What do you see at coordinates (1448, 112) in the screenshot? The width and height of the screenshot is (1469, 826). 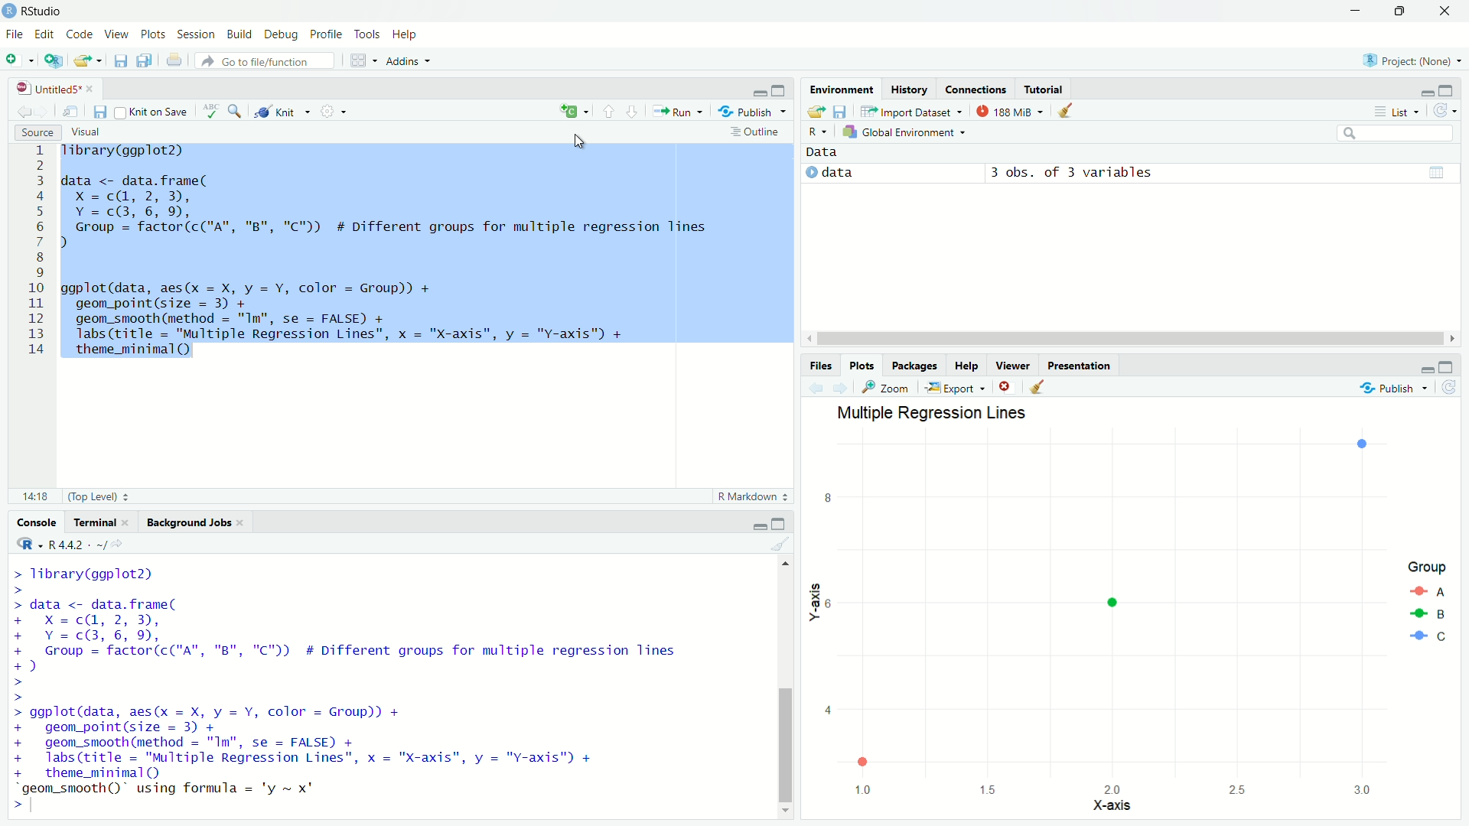 I see `refresh` at bounding box center [1448, 112].